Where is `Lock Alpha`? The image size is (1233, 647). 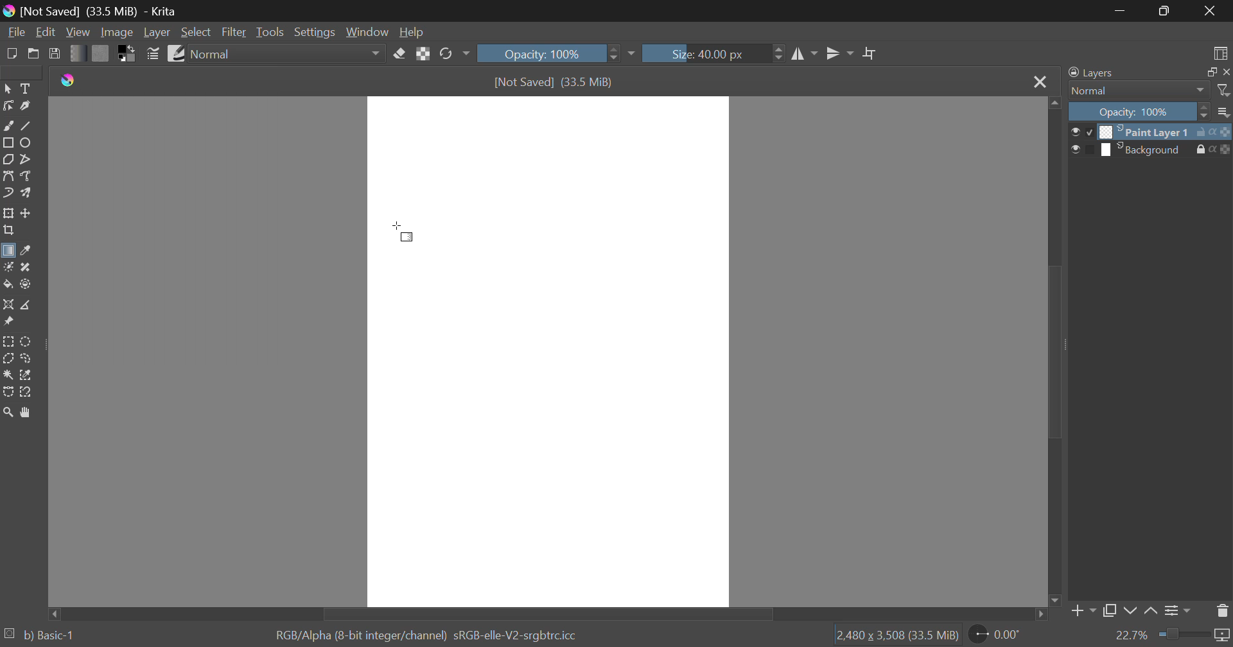 Lock Alpha is located at coordinates (423, 54).